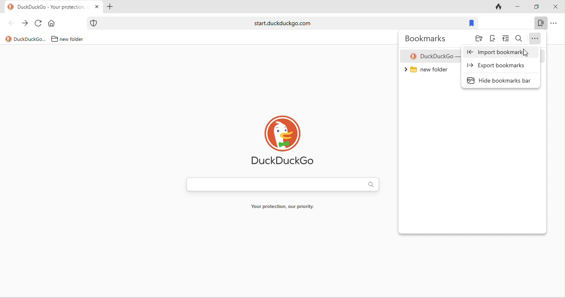 This screenshot has width=565, height=298. Describe the element at coordinates (502, 80) in the screenshot. I see `hide bookmarks bar` at that location.